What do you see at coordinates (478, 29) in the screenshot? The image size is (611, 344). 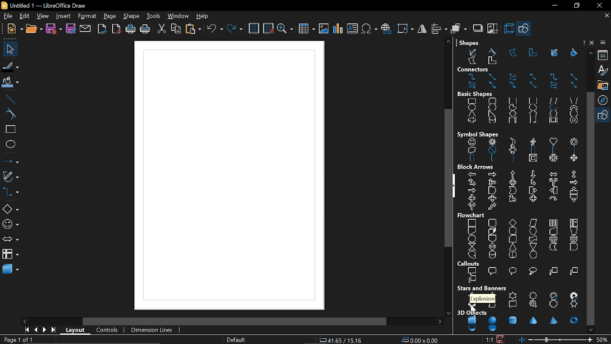 I see `shadow` at bounding box center [478, 29].